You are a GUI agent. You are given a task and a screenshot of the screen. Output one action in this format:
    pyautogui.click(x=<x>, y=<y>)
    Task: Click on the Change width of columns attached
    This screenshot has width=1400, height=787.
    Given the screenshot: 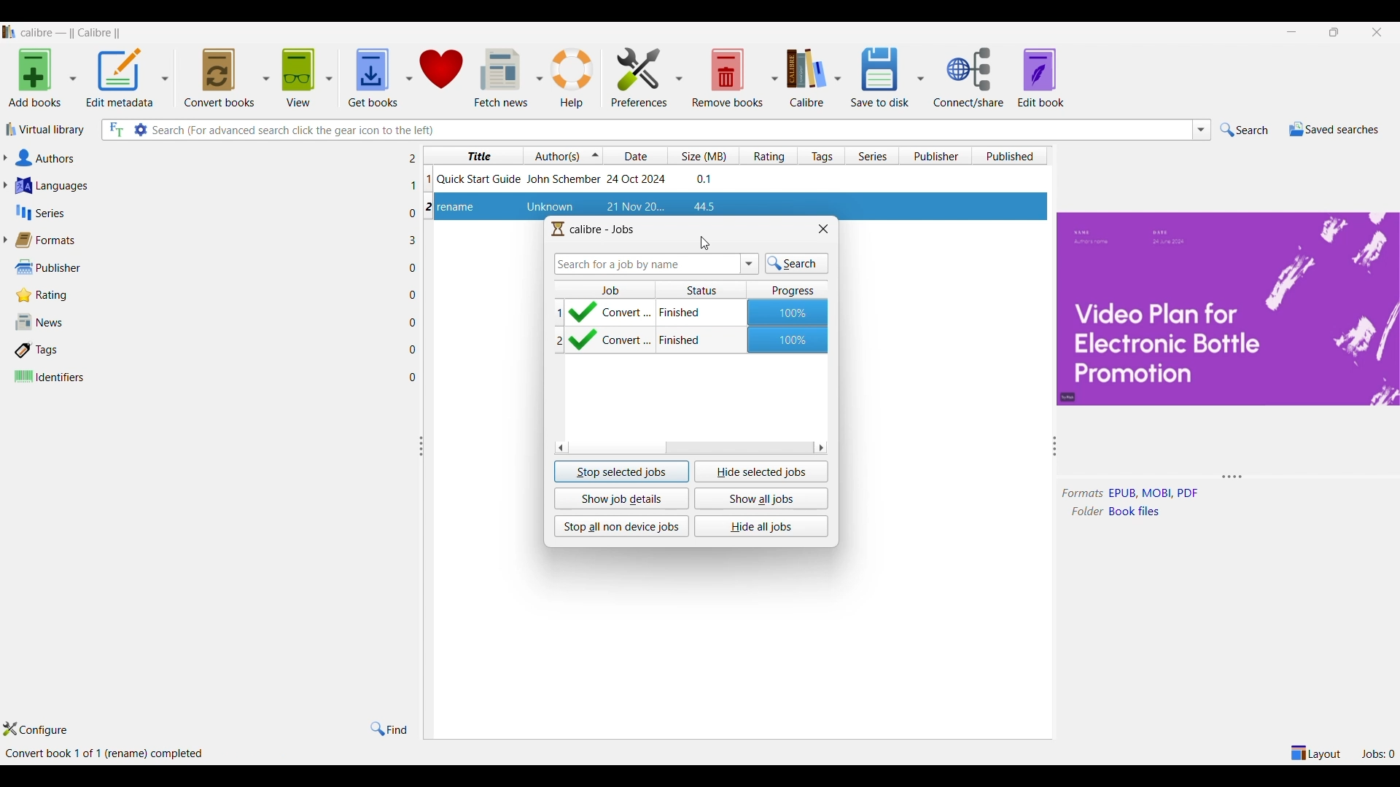 What is the action you would take?
    pyautogui.click(x=427, y=528)
    